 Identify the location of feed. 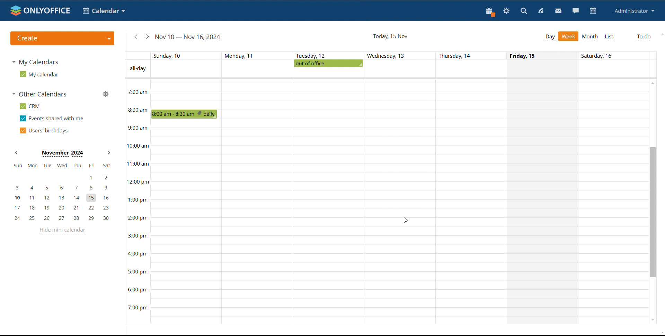
(541, 11).